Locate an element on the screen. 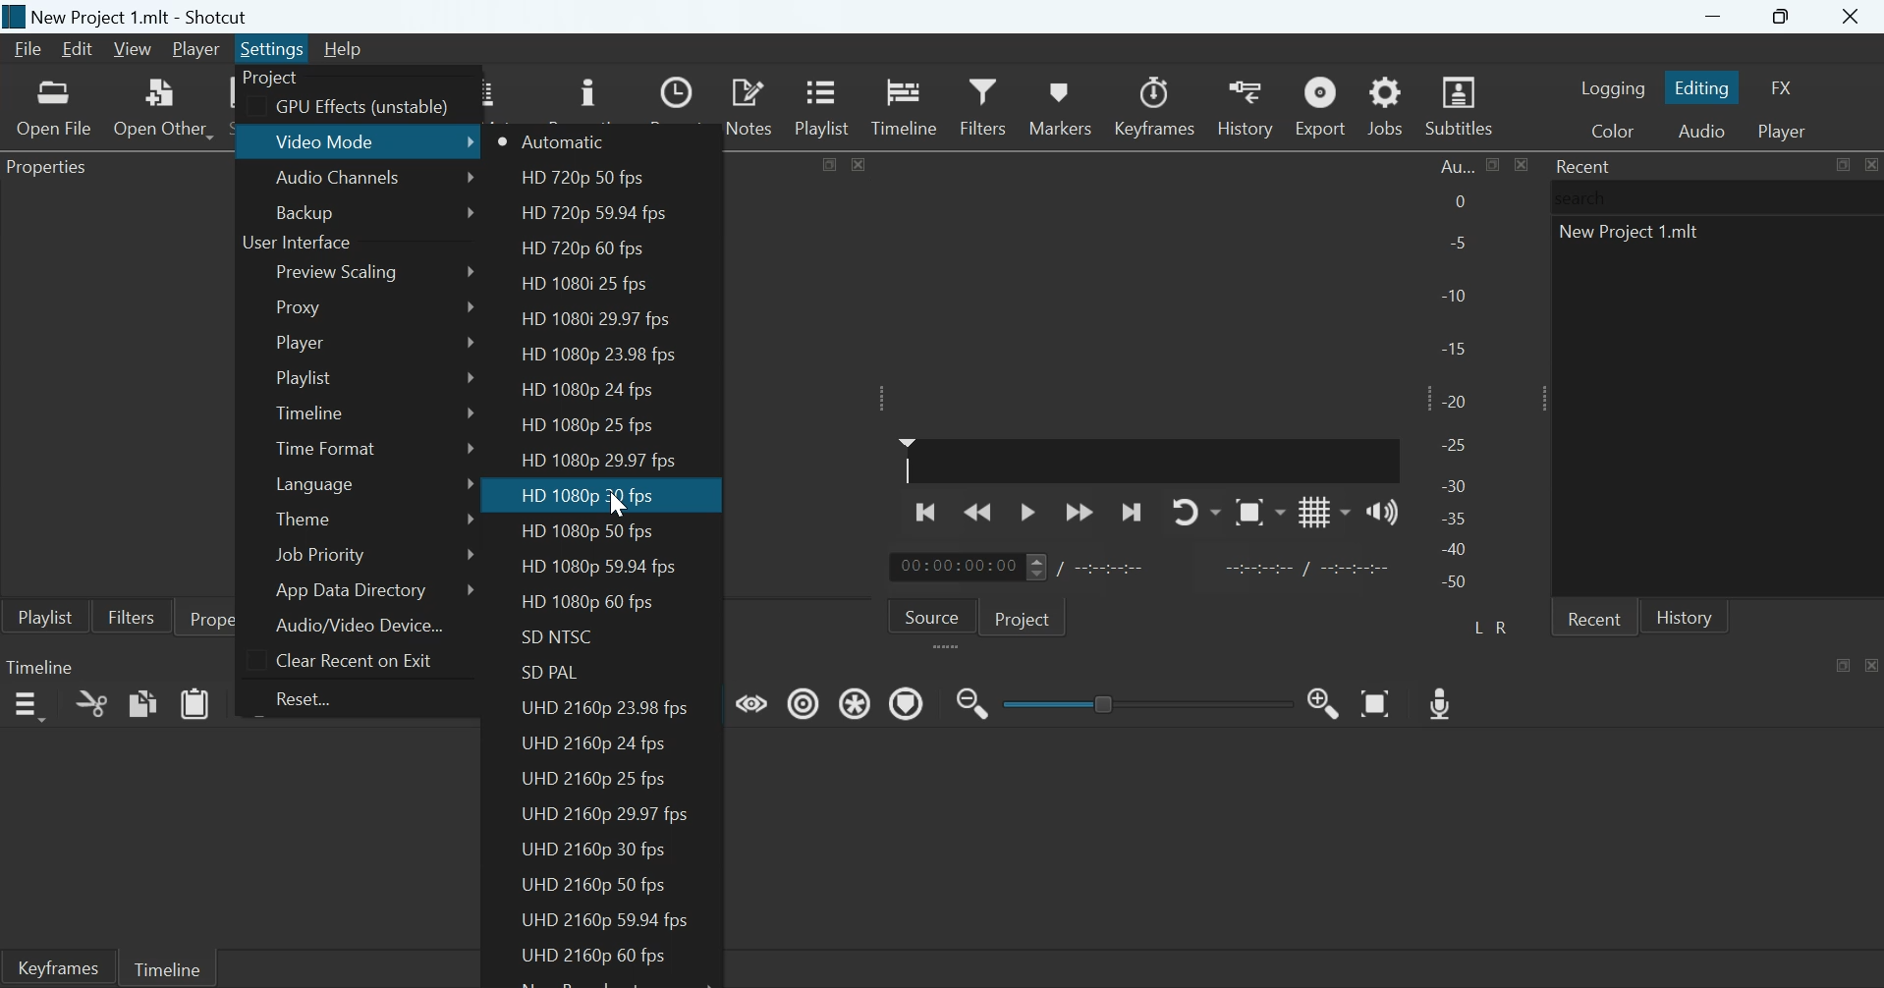 This screenshot has height=988, width=1884. Right is located at coordinates (1505, 627).